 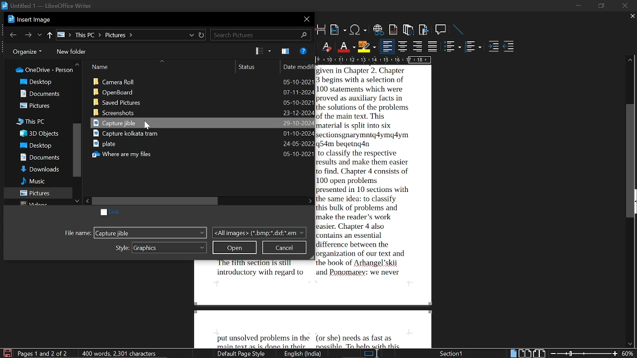 What do you see at coordinates (39, 146) in the screenshot?
I see `desktop` at bounding box center [39, 146].